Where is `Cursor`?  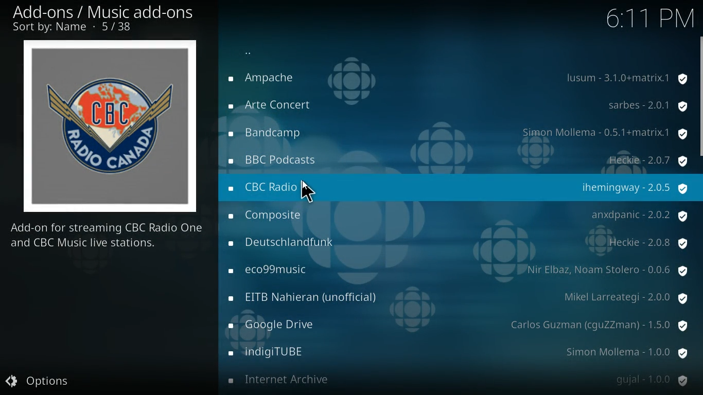
Cursor is located at coordinates (308, 192).